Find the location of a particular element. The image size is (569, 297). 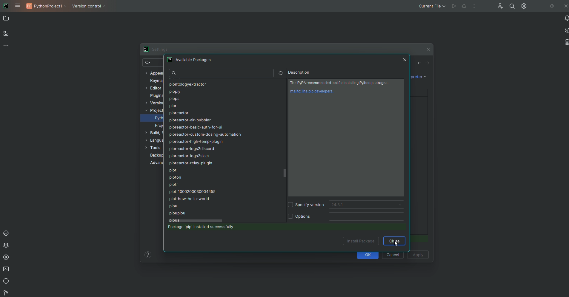

Specify version is located at coordinates (307, 205).